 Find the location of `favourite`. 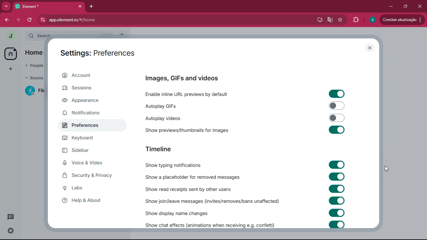

favourite is located at coordinates (340, 20).